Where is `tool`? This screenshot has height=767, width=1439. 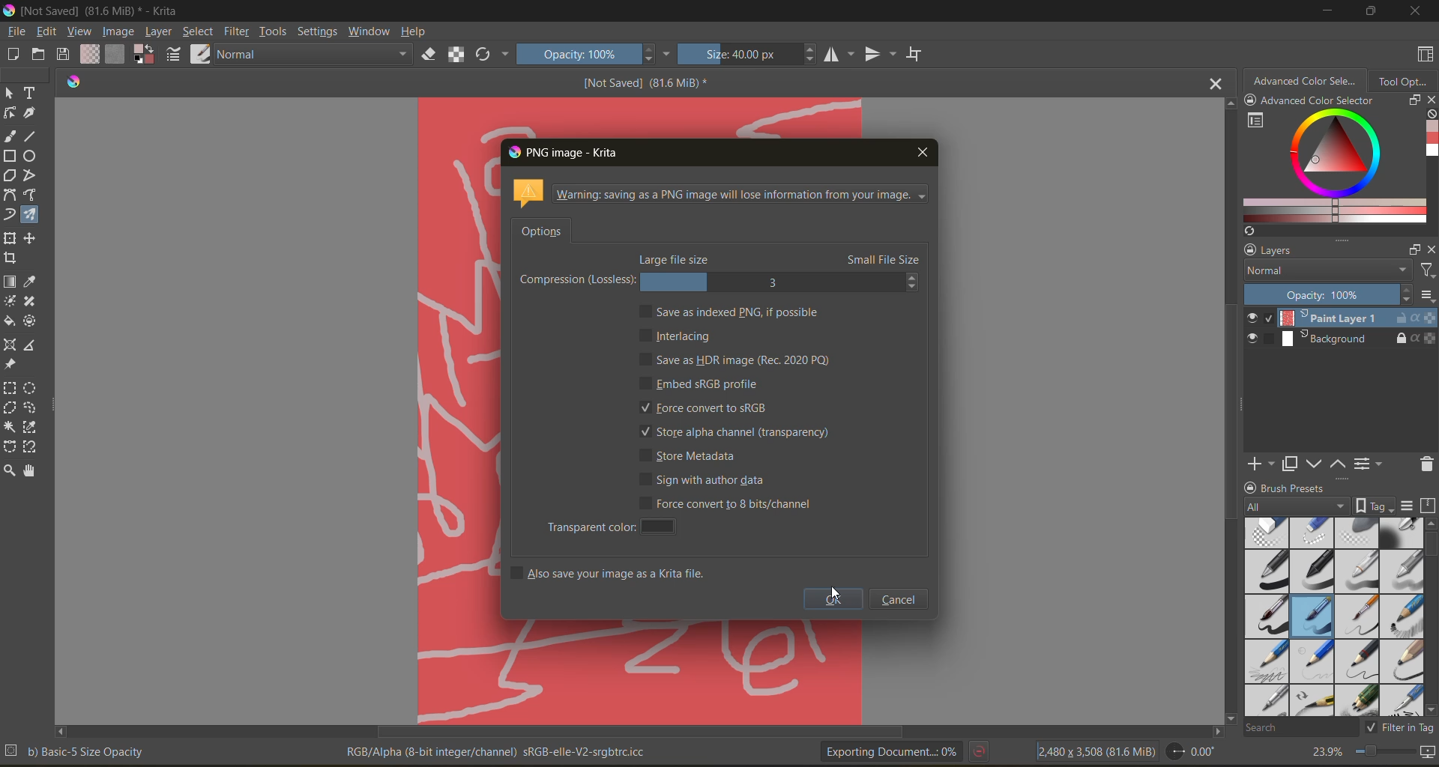 tool is located at coordinates (9, 237).